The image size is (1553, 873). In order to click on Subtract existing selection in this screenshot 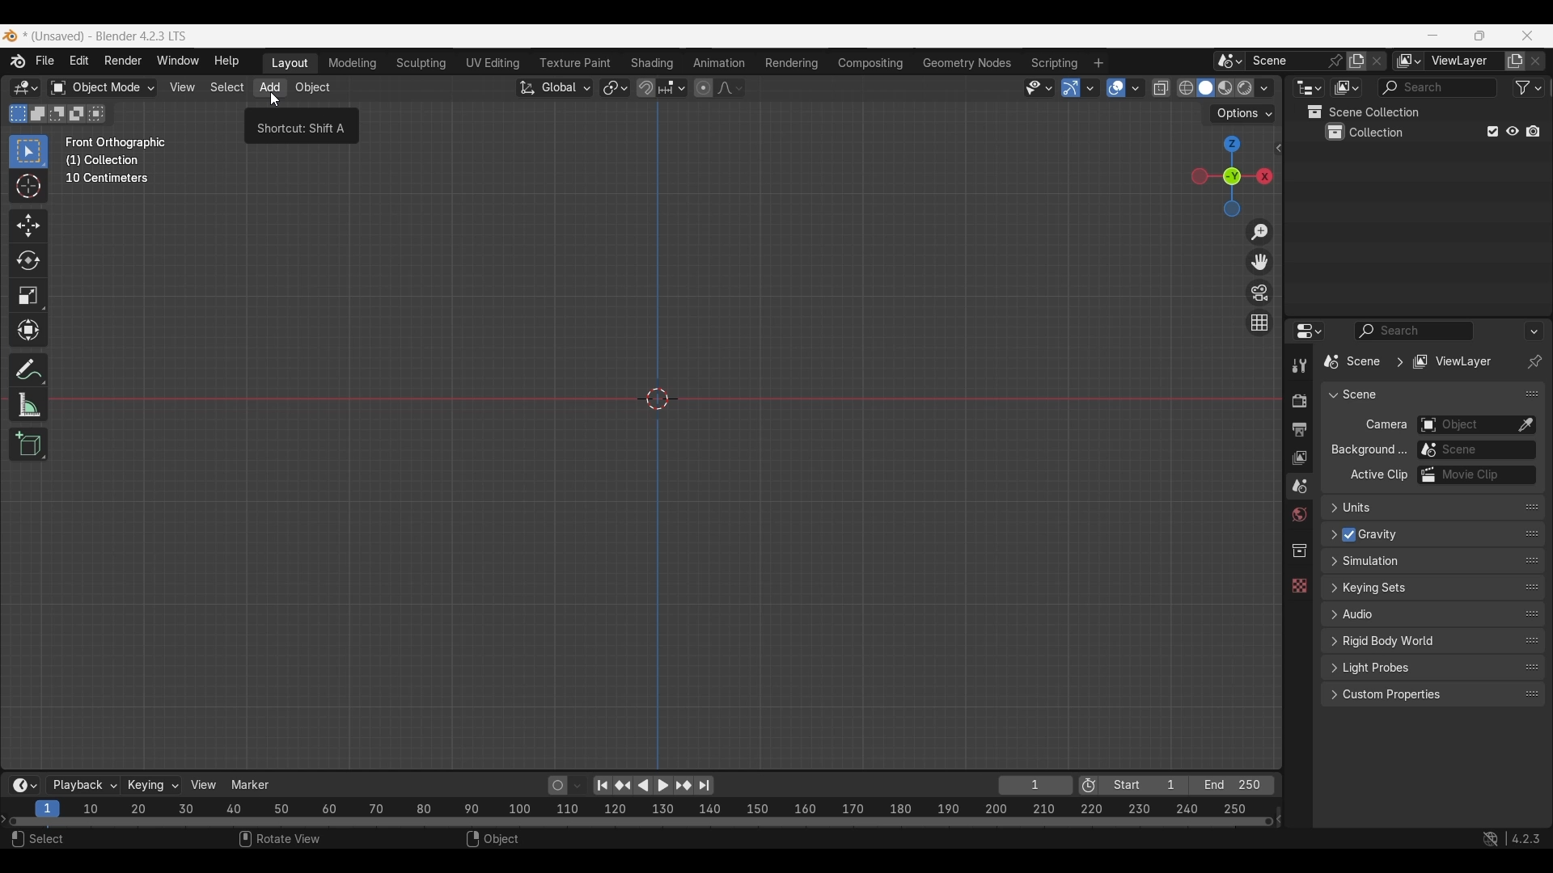, I will do `click(57, 114)`.